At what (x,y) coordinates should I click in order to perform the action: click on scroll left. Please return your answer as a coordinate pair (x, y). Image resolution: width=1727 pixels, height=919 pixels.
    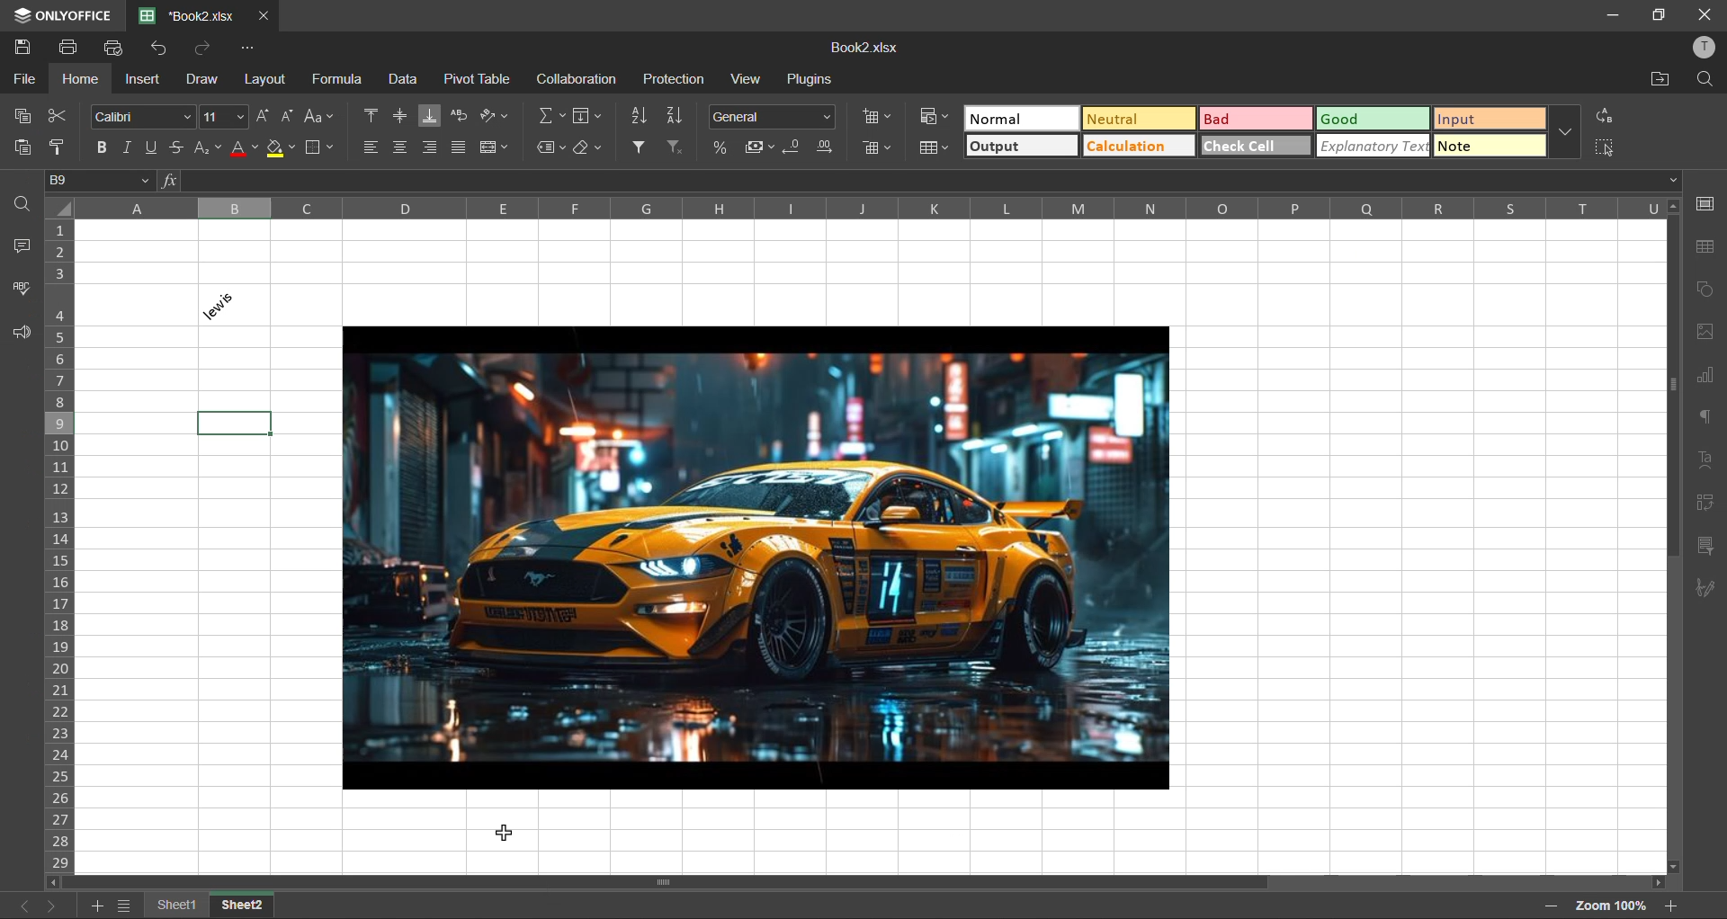
    Looking at the image, I should click on (57, 881).